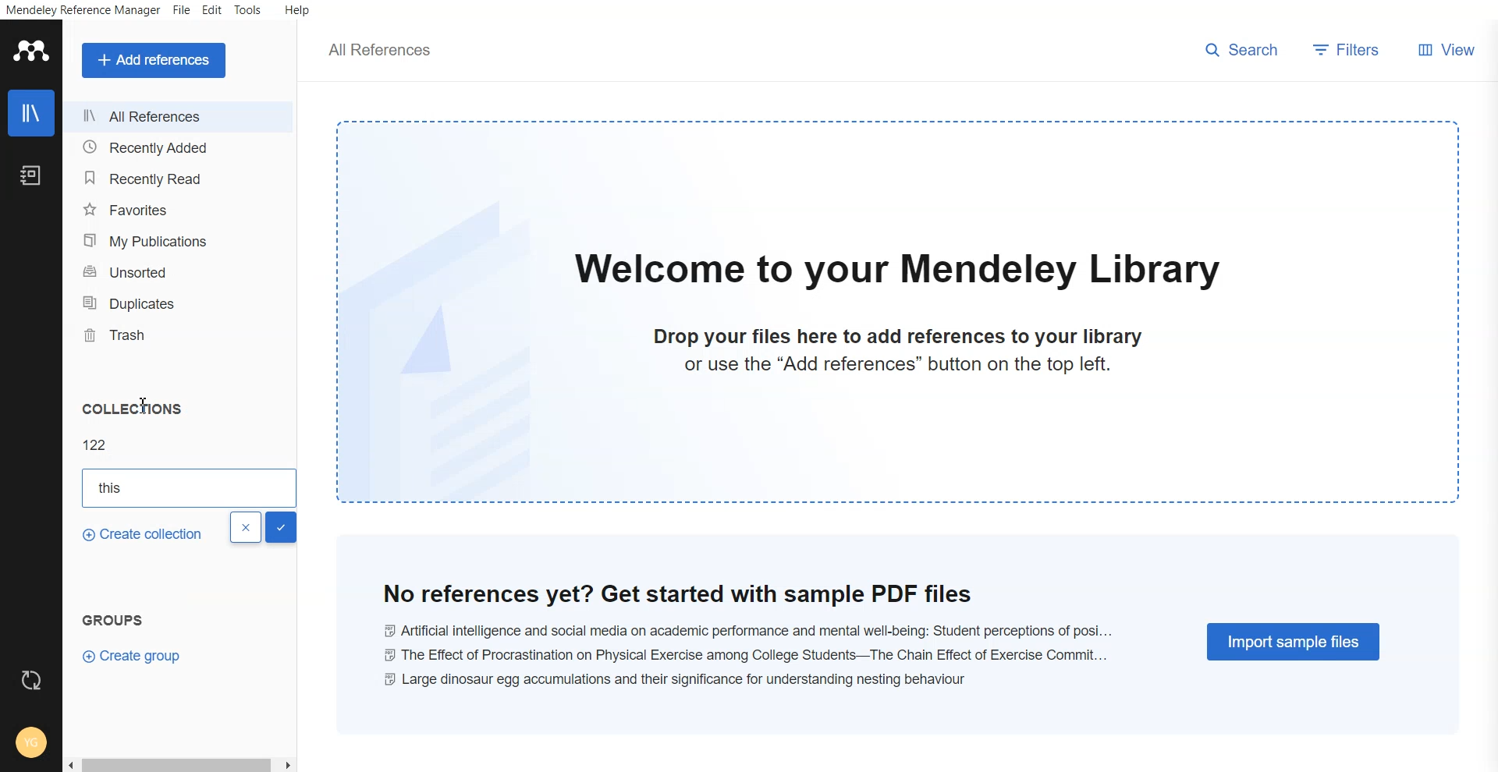  I want to click on file watermark background image, so click(445, 343).